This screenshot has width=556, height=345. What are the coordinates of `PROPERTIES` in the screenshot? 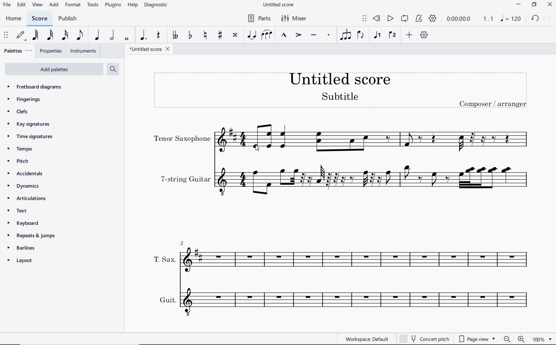 It's located at (52, 51).